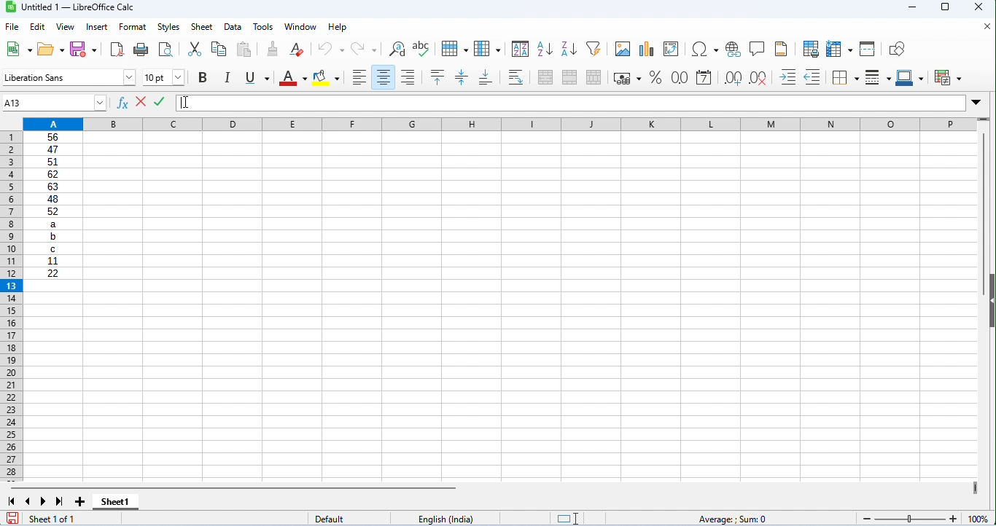  I want to click on data, so click(233, 28).